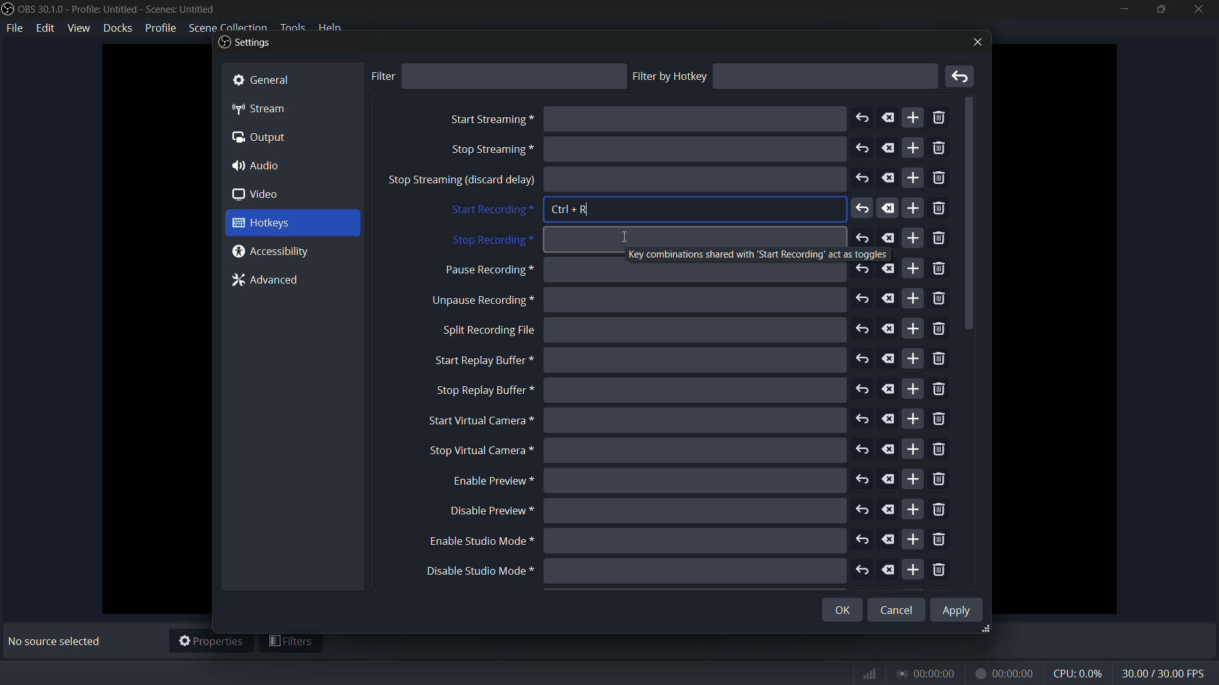 This screenshot has width=1219, height=685. I want to click on properties, so click(211, 642).